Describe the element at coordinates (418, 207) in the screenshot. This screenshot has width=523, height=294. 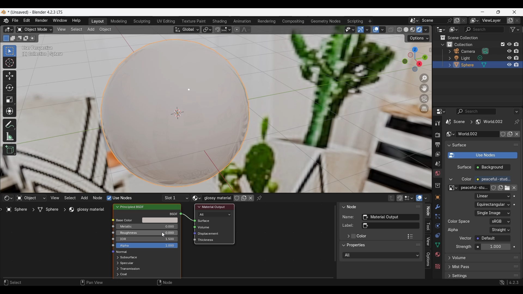
I see `Float panel` at that location.